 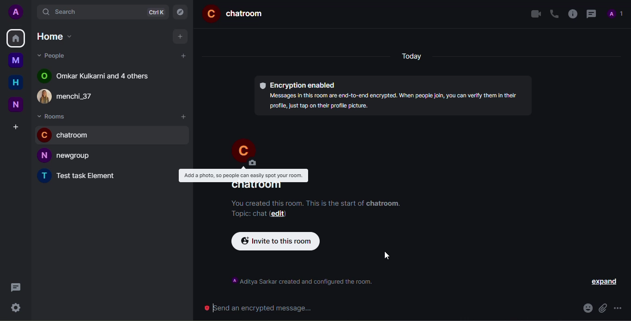 I want to click on cursor, so click(x=386, y=256).